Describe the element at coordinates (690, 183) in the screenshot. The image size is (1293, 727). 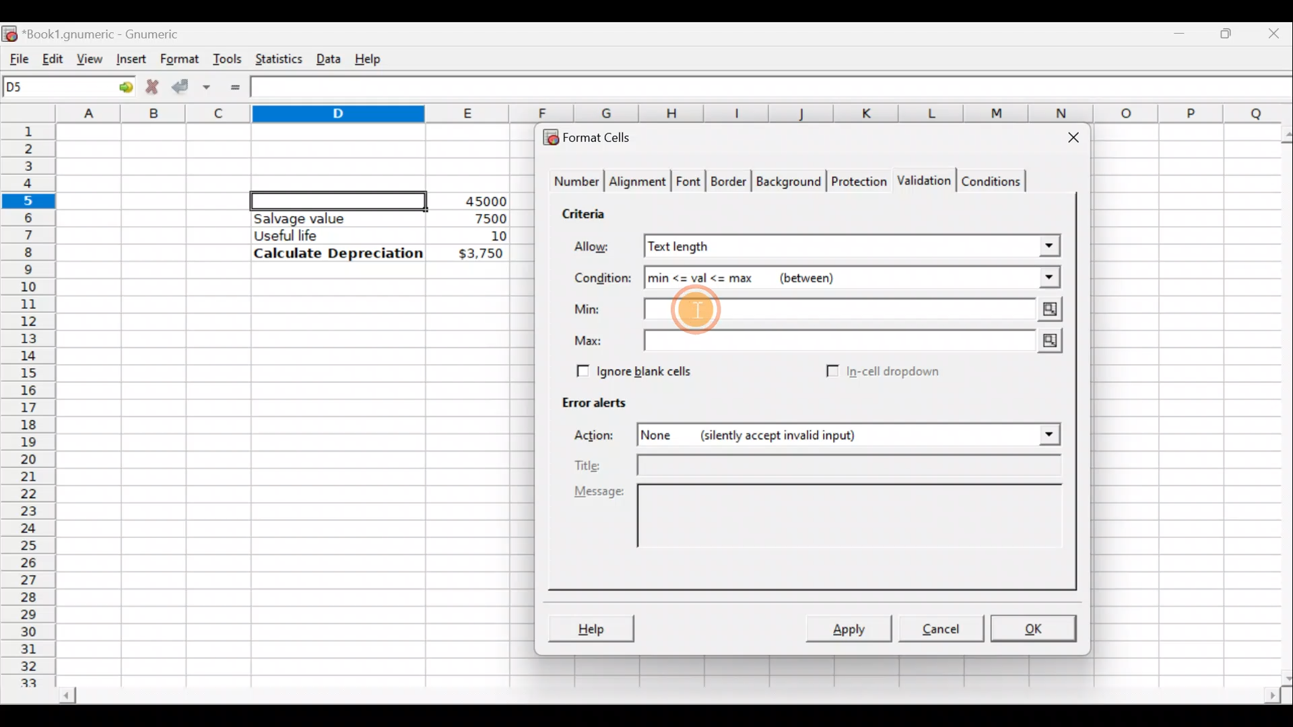
I see `Font` at that location.